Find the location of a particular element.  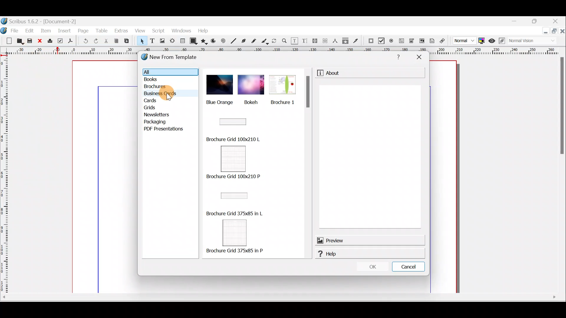

Measurements is located at coordinates (335, 41).